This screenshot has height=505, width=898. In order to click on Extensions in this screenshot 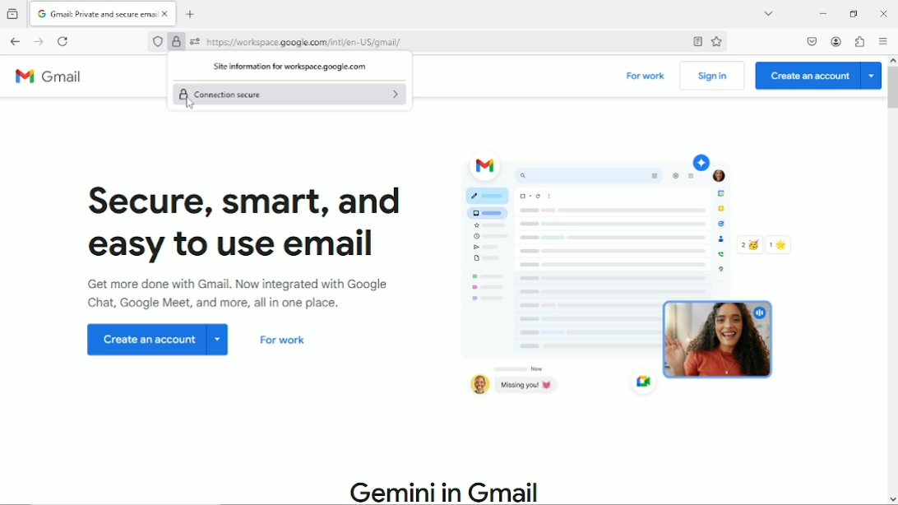, I will do `click(859, 41)`.